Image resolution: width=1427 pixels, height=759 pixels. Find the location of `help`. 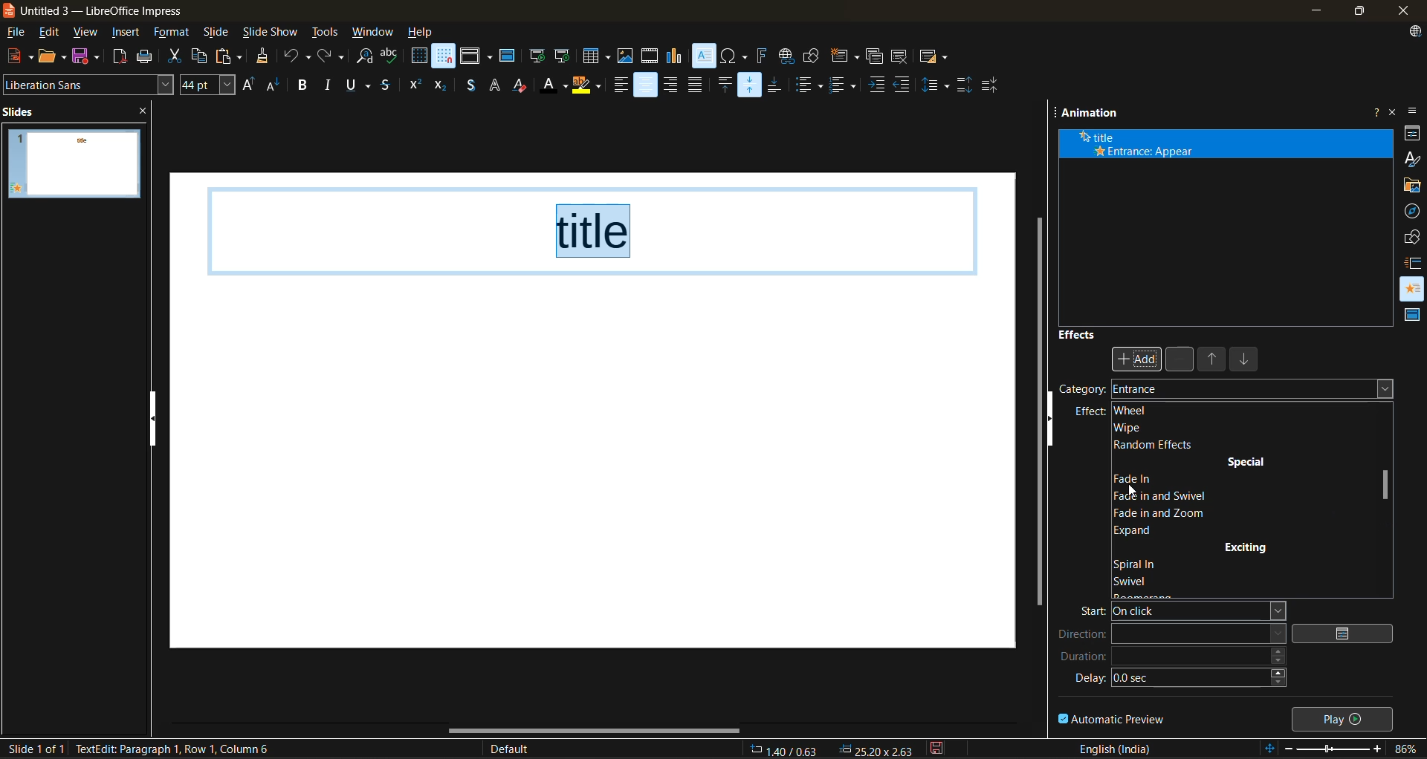

help is located at coordinates (421, 33).